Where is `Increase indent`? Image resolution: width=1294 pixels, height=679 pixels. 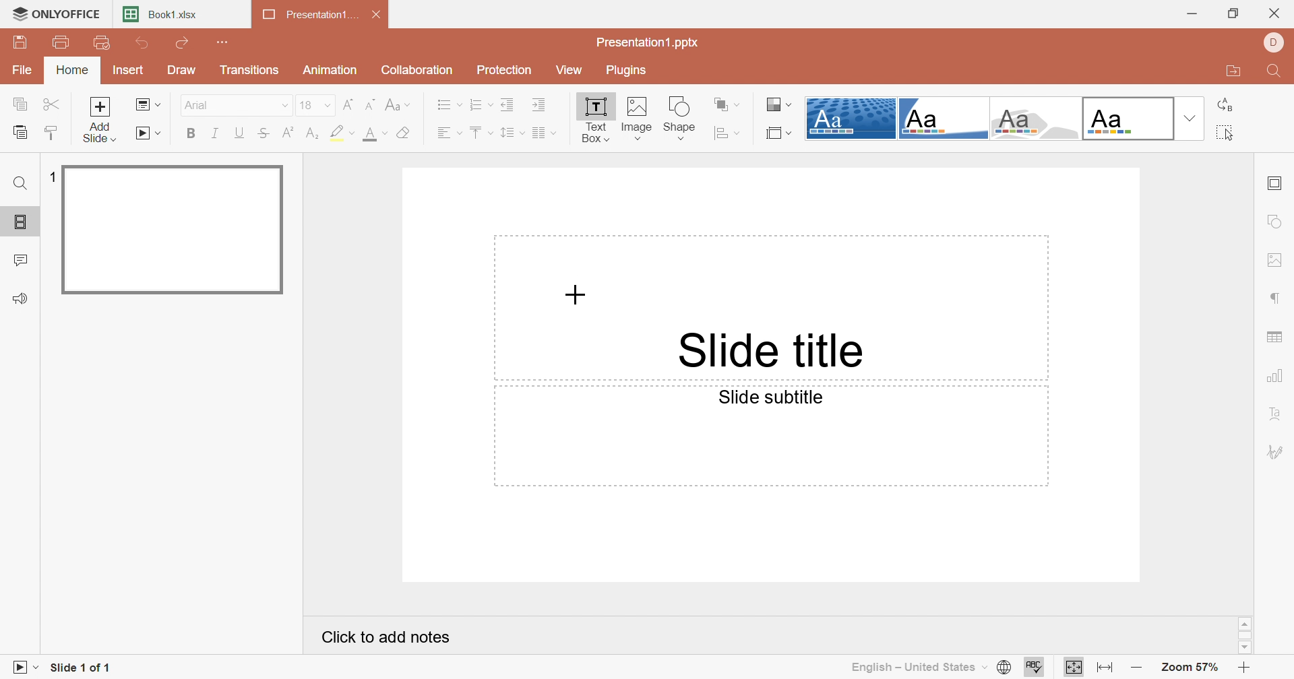
Increase indent is located at coordinates (540, 106).